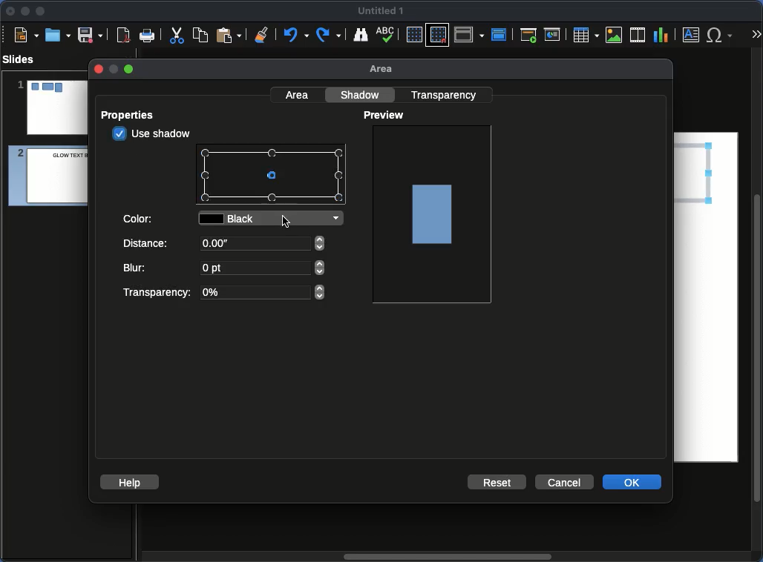 The image size is (763, 562). What do you see at coordinates (58, 34) in the screenshot?
I see `Ope` at bounding box center [58, 34].